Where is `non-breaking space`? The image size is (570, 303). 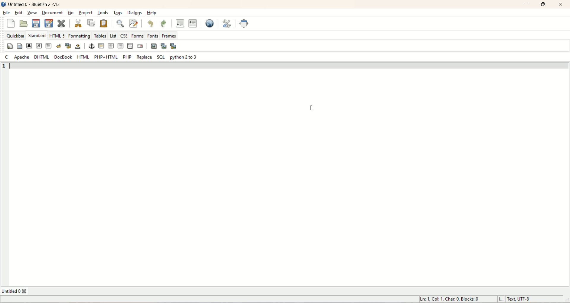
non-breaking space is located at coordinates (77, 47).